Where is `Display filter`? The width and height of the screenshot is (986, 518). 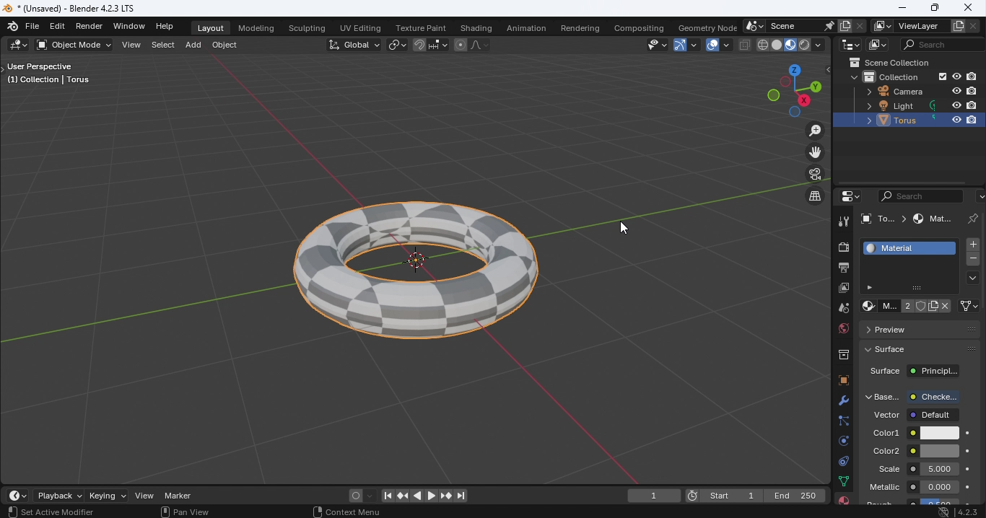
Display filter is located at coordinates (943, 44).